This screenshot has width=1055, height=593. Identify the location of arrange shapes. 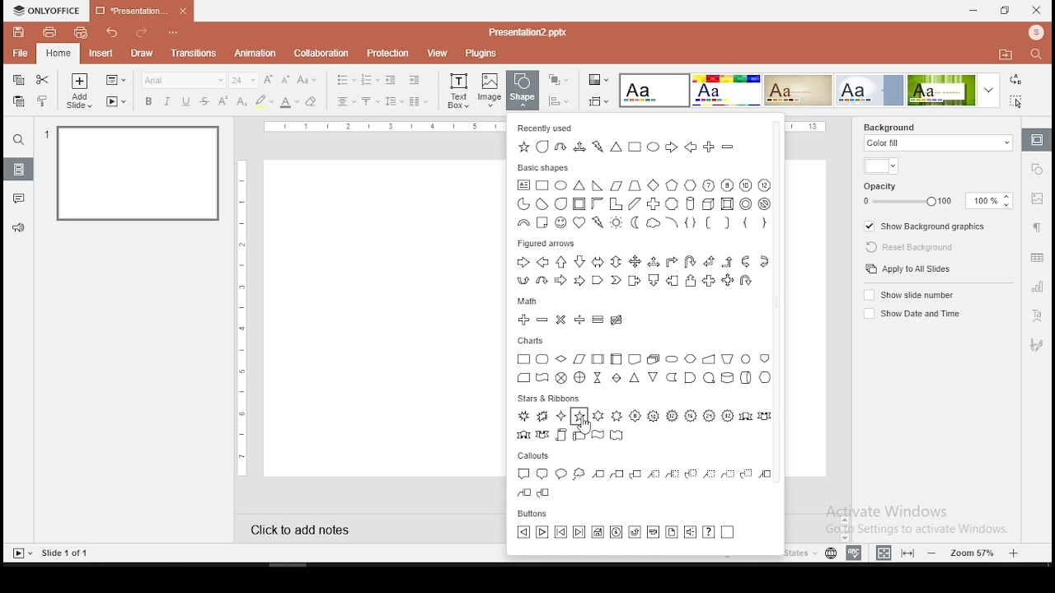
(557, 80).